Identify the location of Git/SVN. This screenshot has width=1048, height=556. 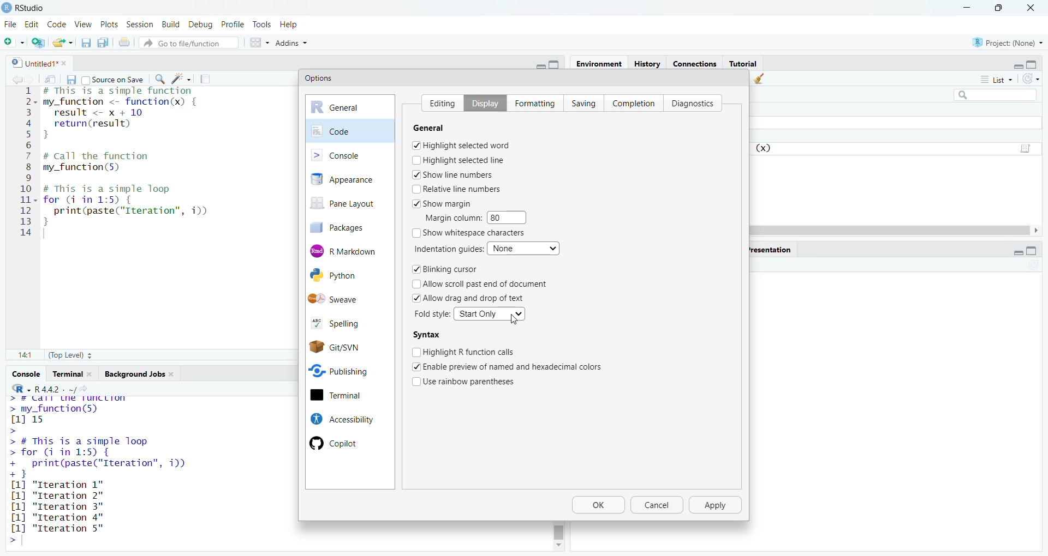
(349, 346).